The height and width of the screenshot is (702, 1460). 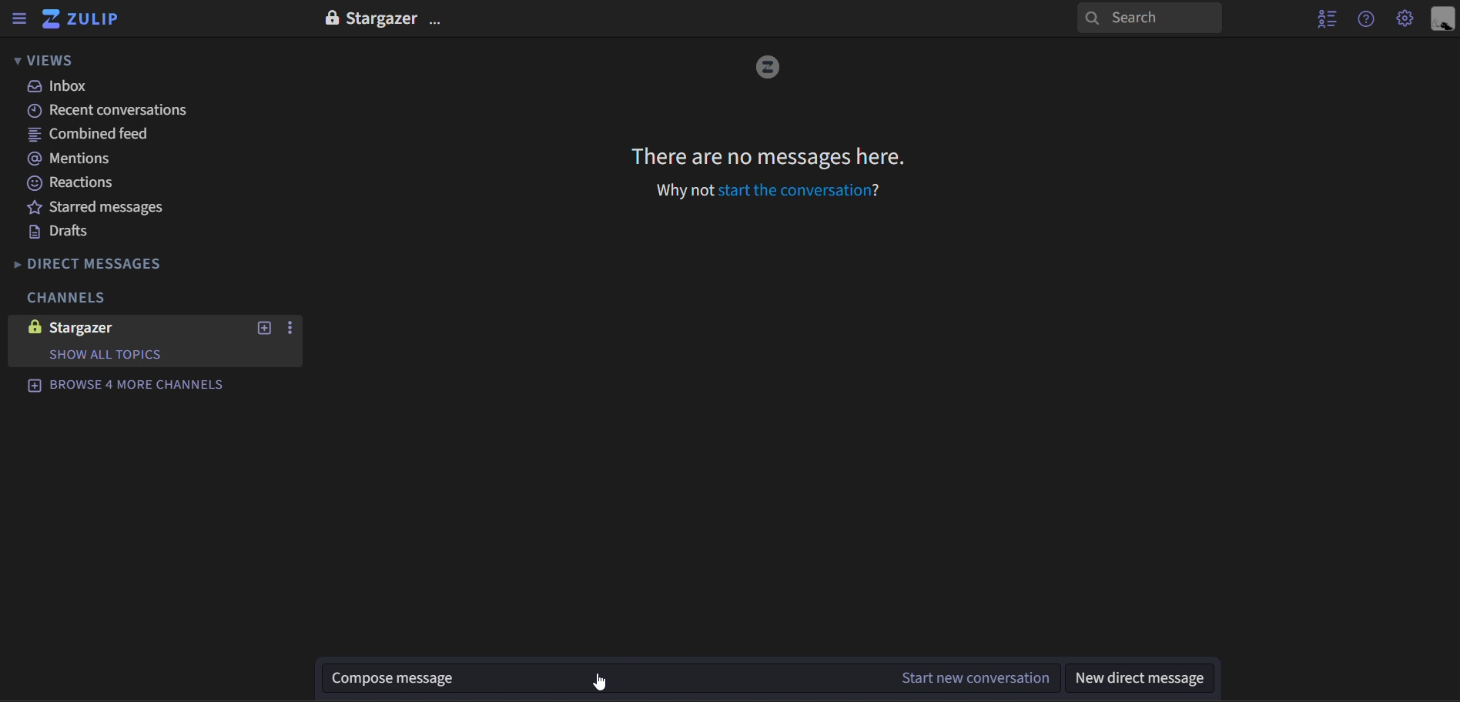 I want to click on Why not, so click(x=676, y=192).